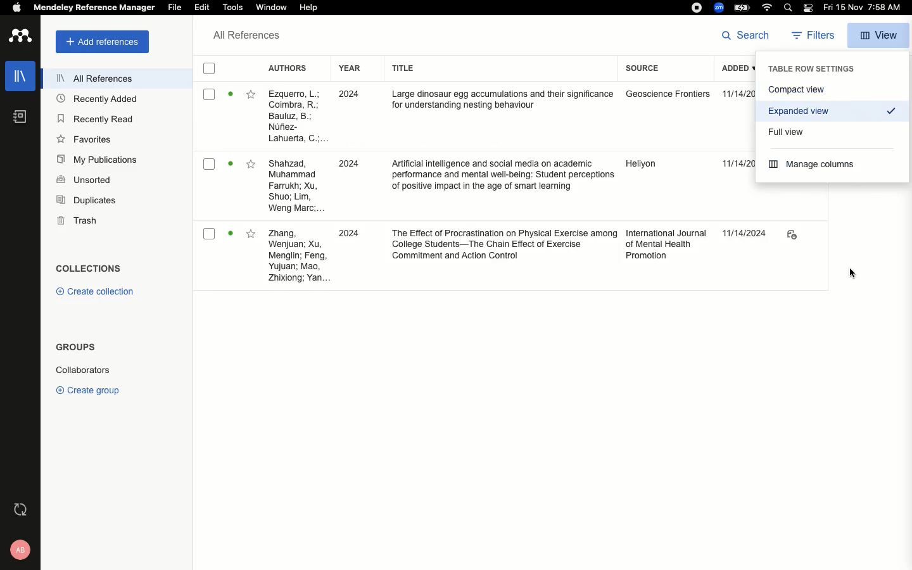 This screenshot has width=912, height=570. I want to click on Charge, so click(742, 8).